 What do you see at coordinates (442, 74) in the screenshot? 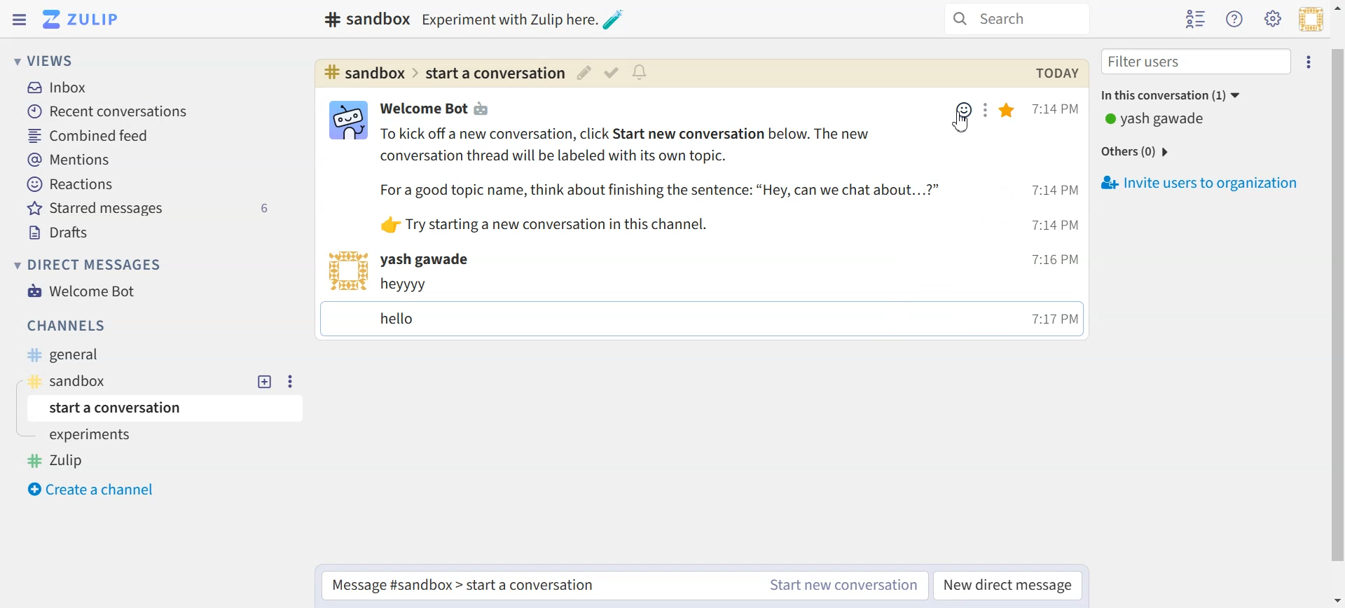
I see `Hyperlink` at bounding box center [442, 74].